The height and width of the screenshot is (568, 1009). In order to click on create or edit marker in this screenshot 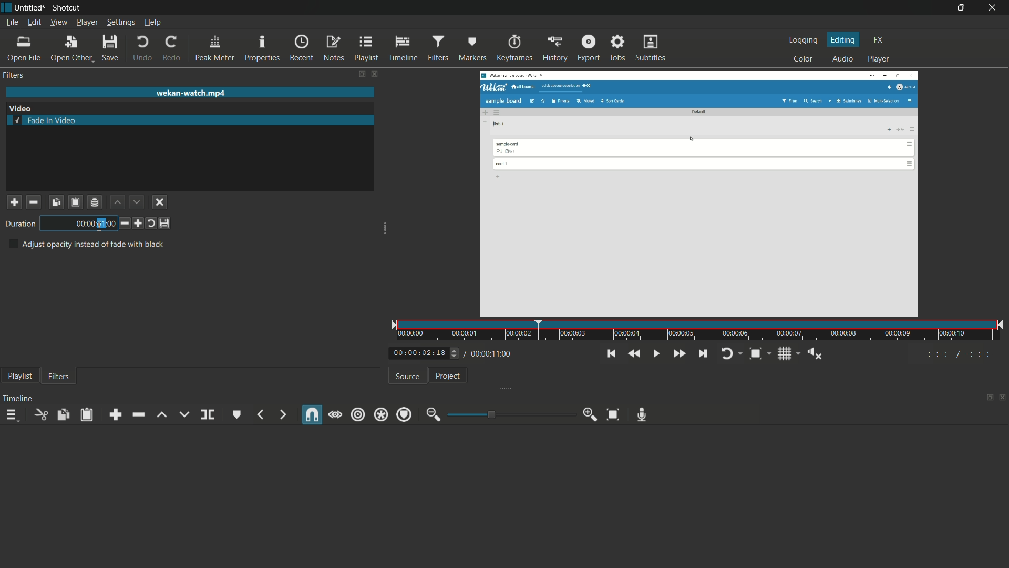, I will do `click(237, 415)`.